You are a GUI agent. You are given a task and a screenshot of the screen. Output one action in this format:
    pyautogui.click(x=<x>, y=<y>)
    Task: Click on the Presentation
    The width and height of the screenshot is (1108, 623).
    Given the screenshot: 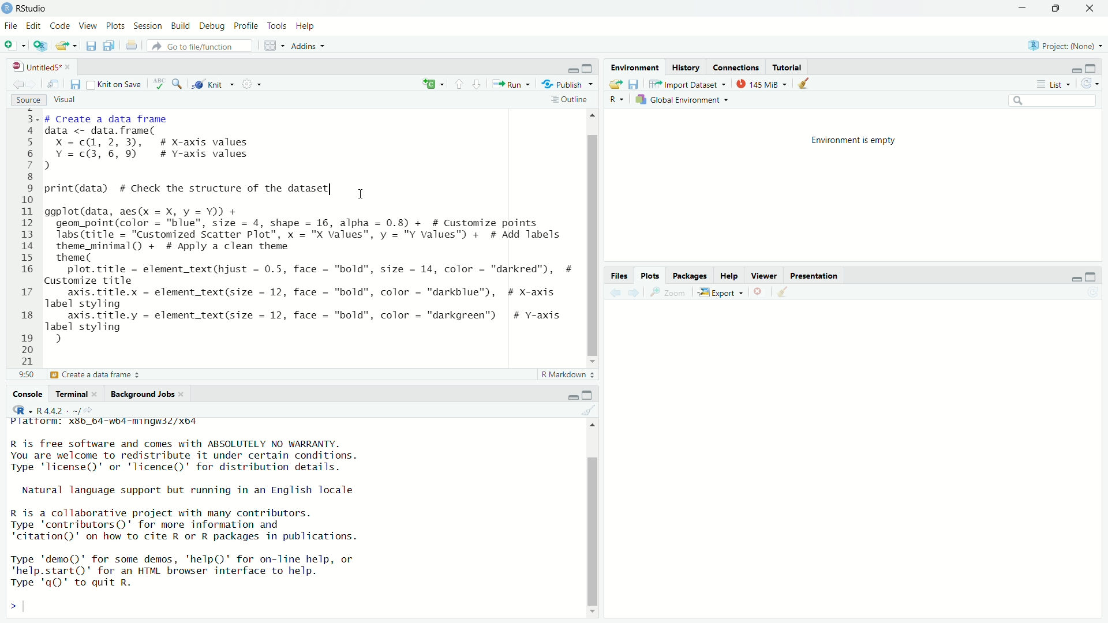 What is the action you would take?
    pyautogui.click(x=811, y=277)
    